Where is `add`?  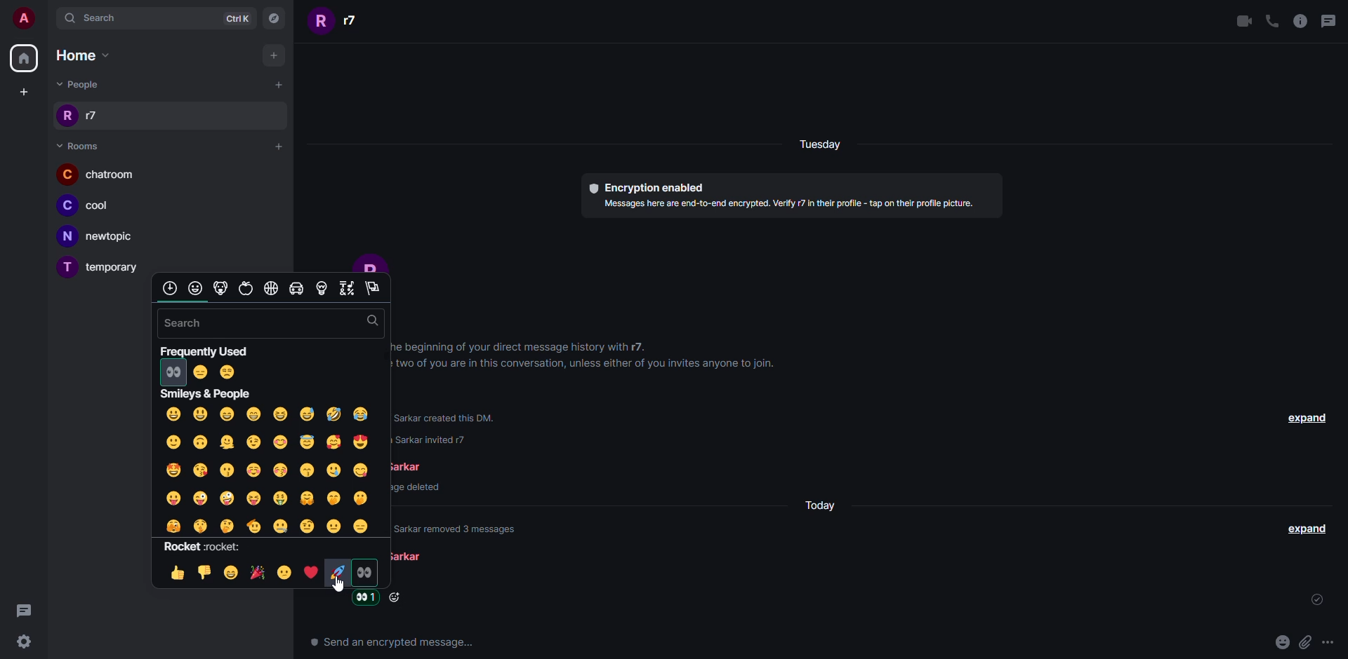
add is located at coordinates (277, 145).